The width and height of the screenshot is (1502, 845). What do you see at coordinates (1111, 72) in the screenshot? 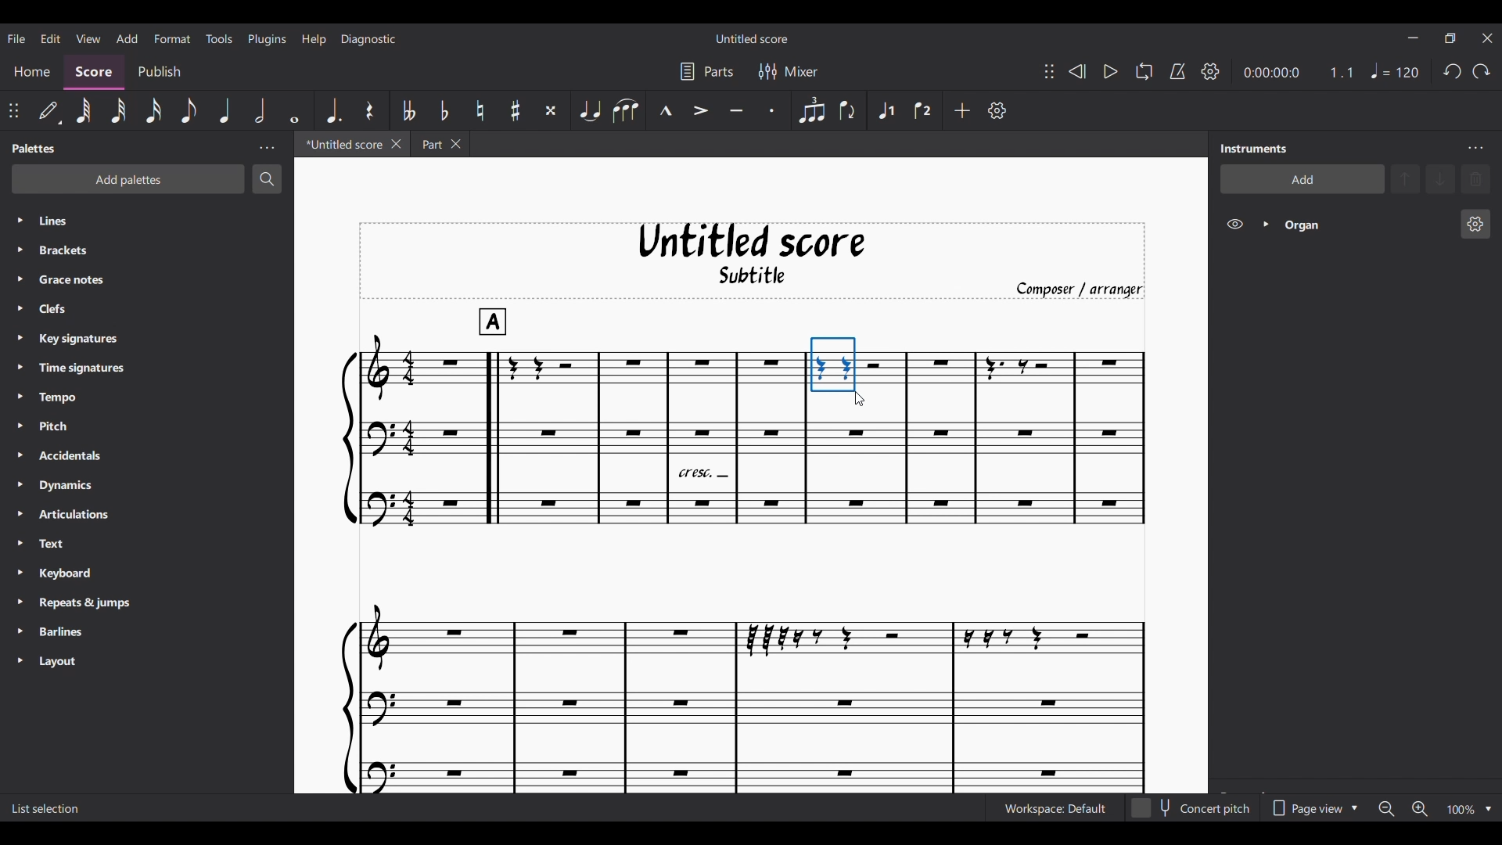
I see `Play` at bounding box center [1111, 72].